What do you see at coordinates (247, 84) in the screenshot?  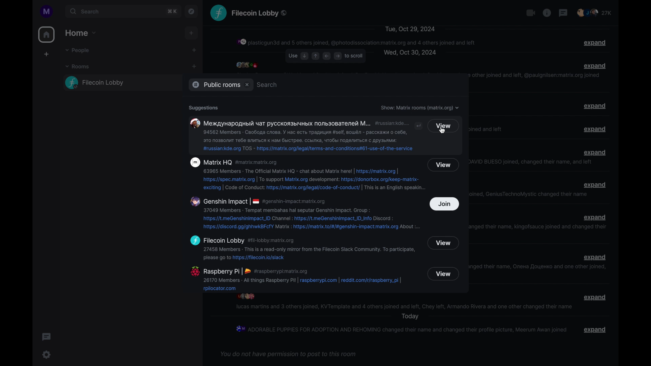 I see `close` at bounding box center [247, 84].